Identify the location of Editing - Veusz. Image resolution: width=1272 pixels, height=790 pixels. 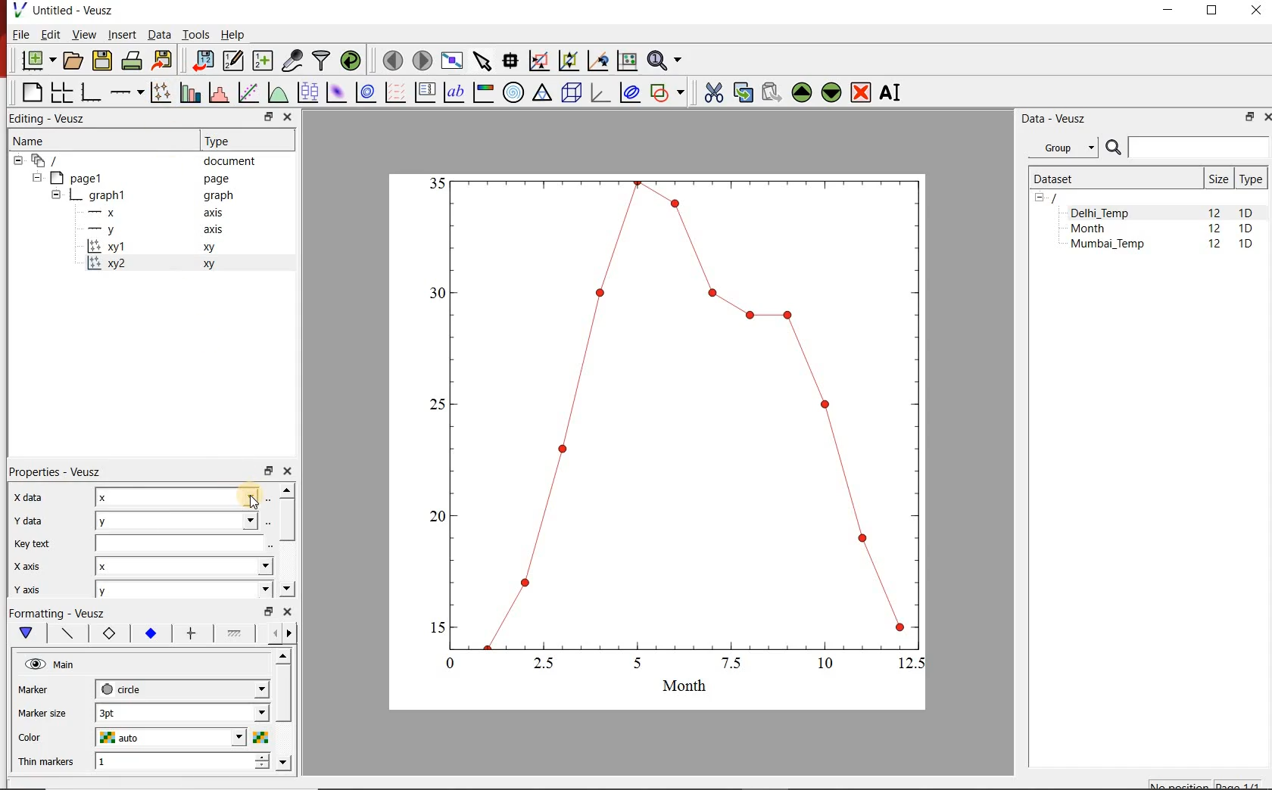
(56, 117).